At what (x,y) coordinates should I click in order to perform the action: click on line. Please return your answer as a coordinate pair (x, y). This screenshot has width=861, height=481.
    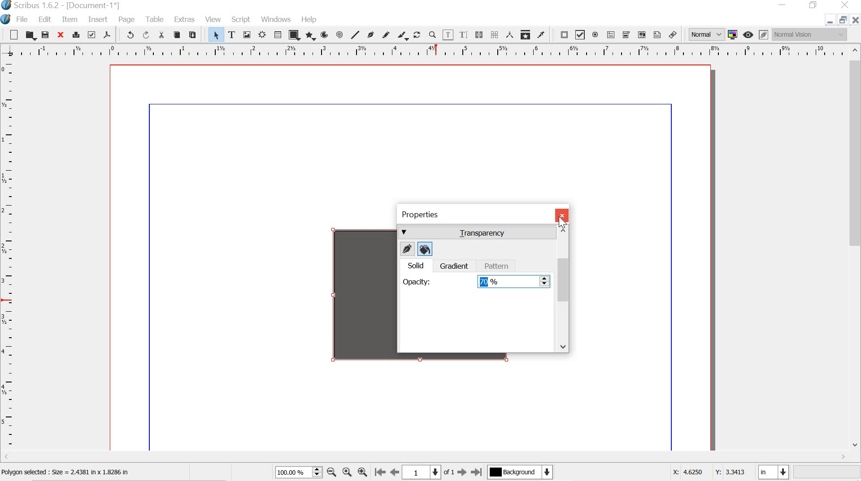
    Looking at the image, I should click on (355, 34).